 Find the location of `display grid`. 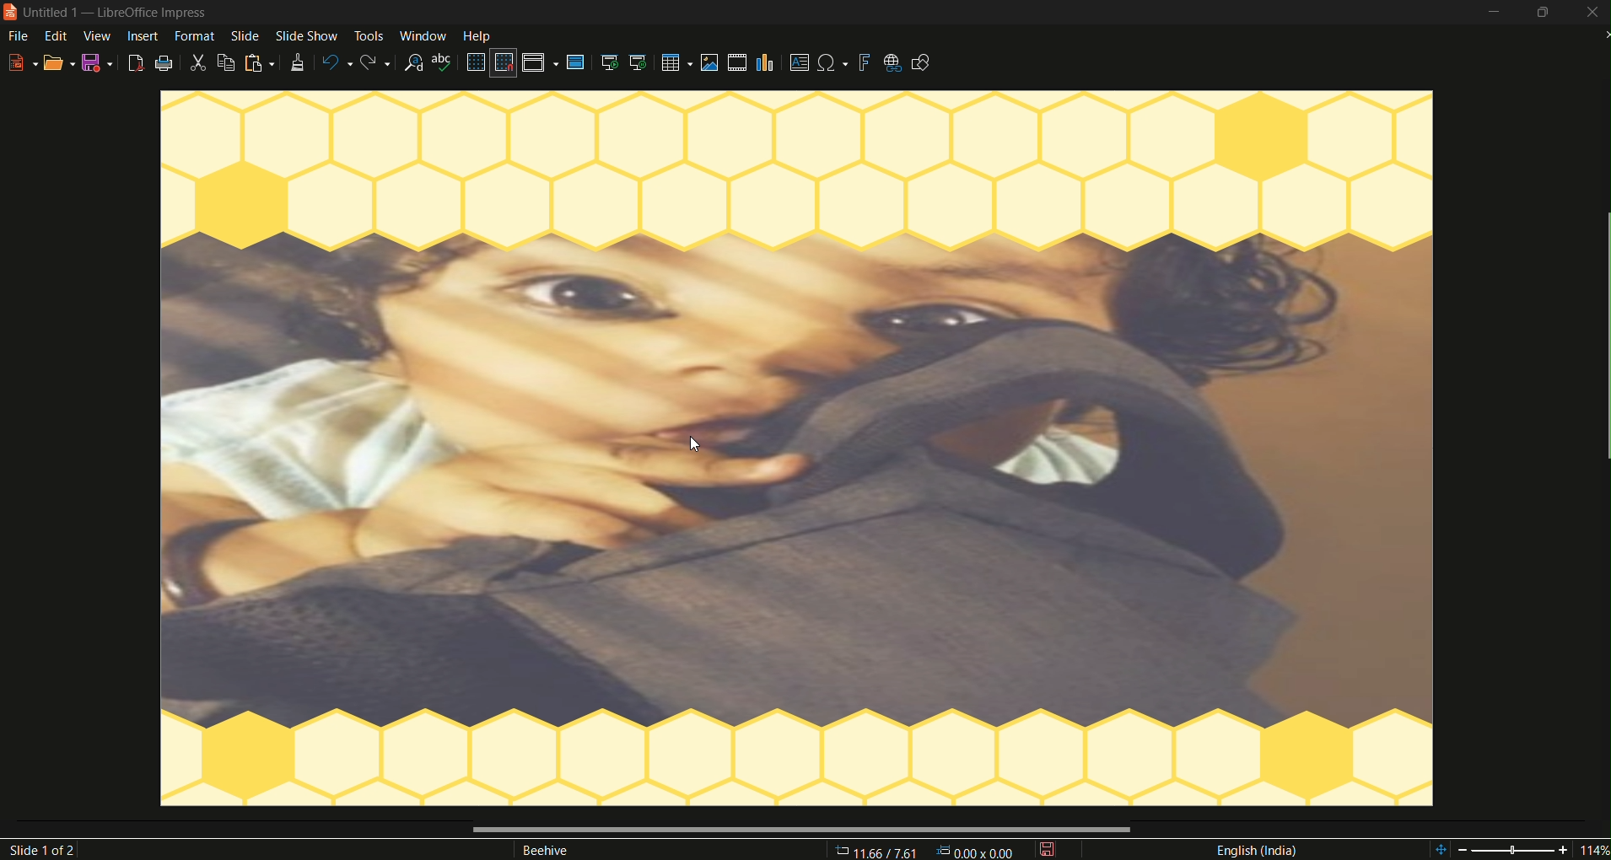

display grid is located at coordinates (476, 62).